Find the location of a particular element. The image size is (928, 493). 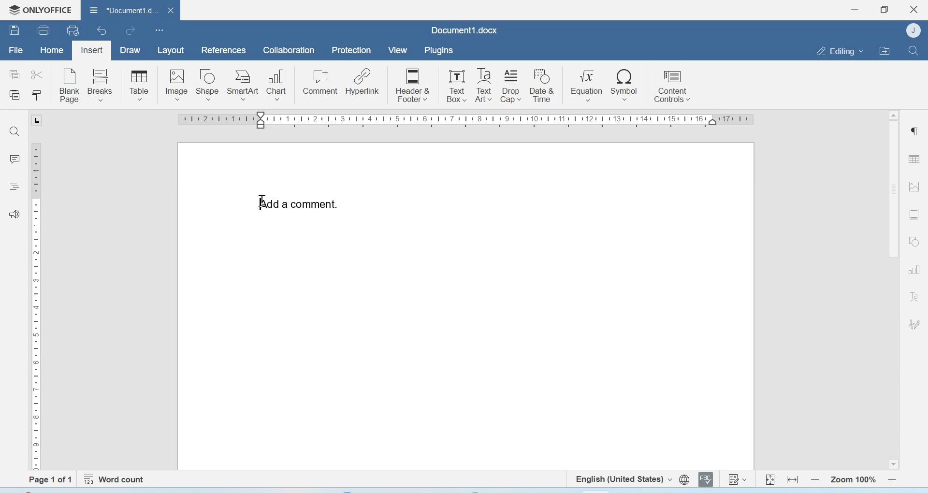

Maximize is located at coordinates (884, 10).